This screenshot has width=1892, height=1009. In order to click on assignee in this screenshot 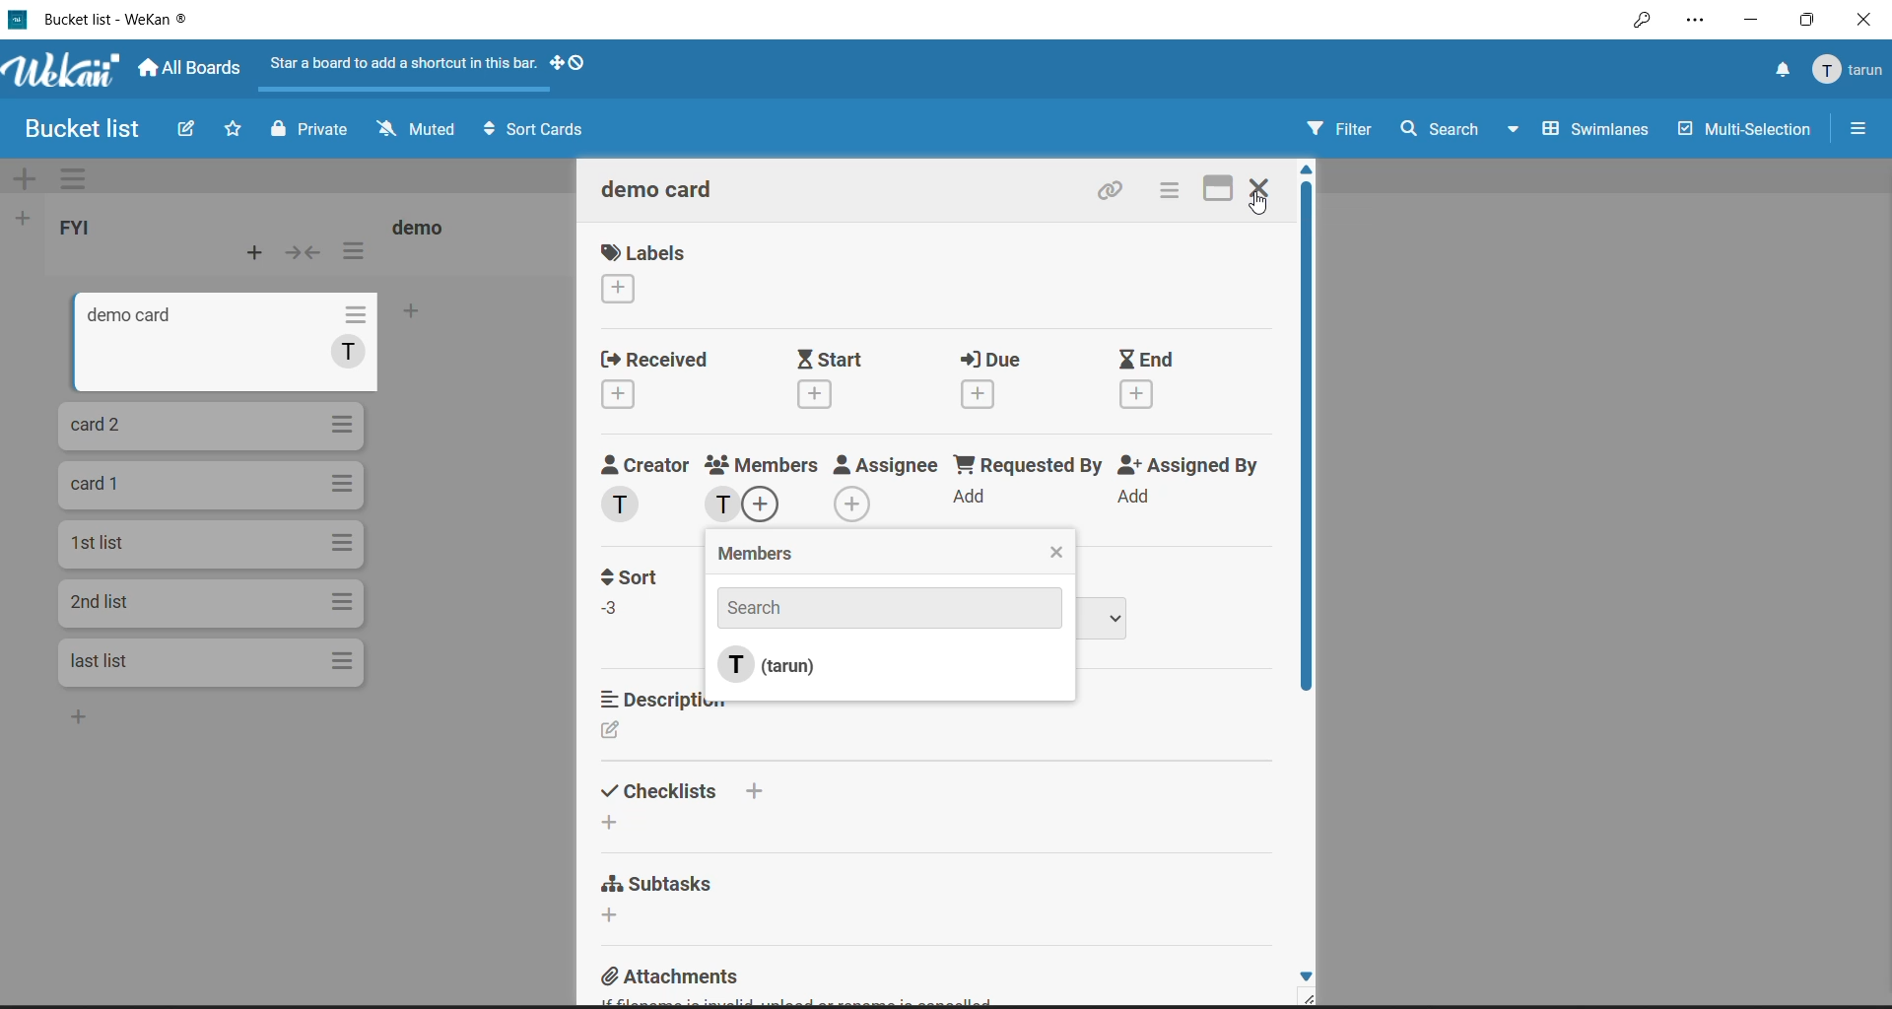, I will do `click(887, 467)`.